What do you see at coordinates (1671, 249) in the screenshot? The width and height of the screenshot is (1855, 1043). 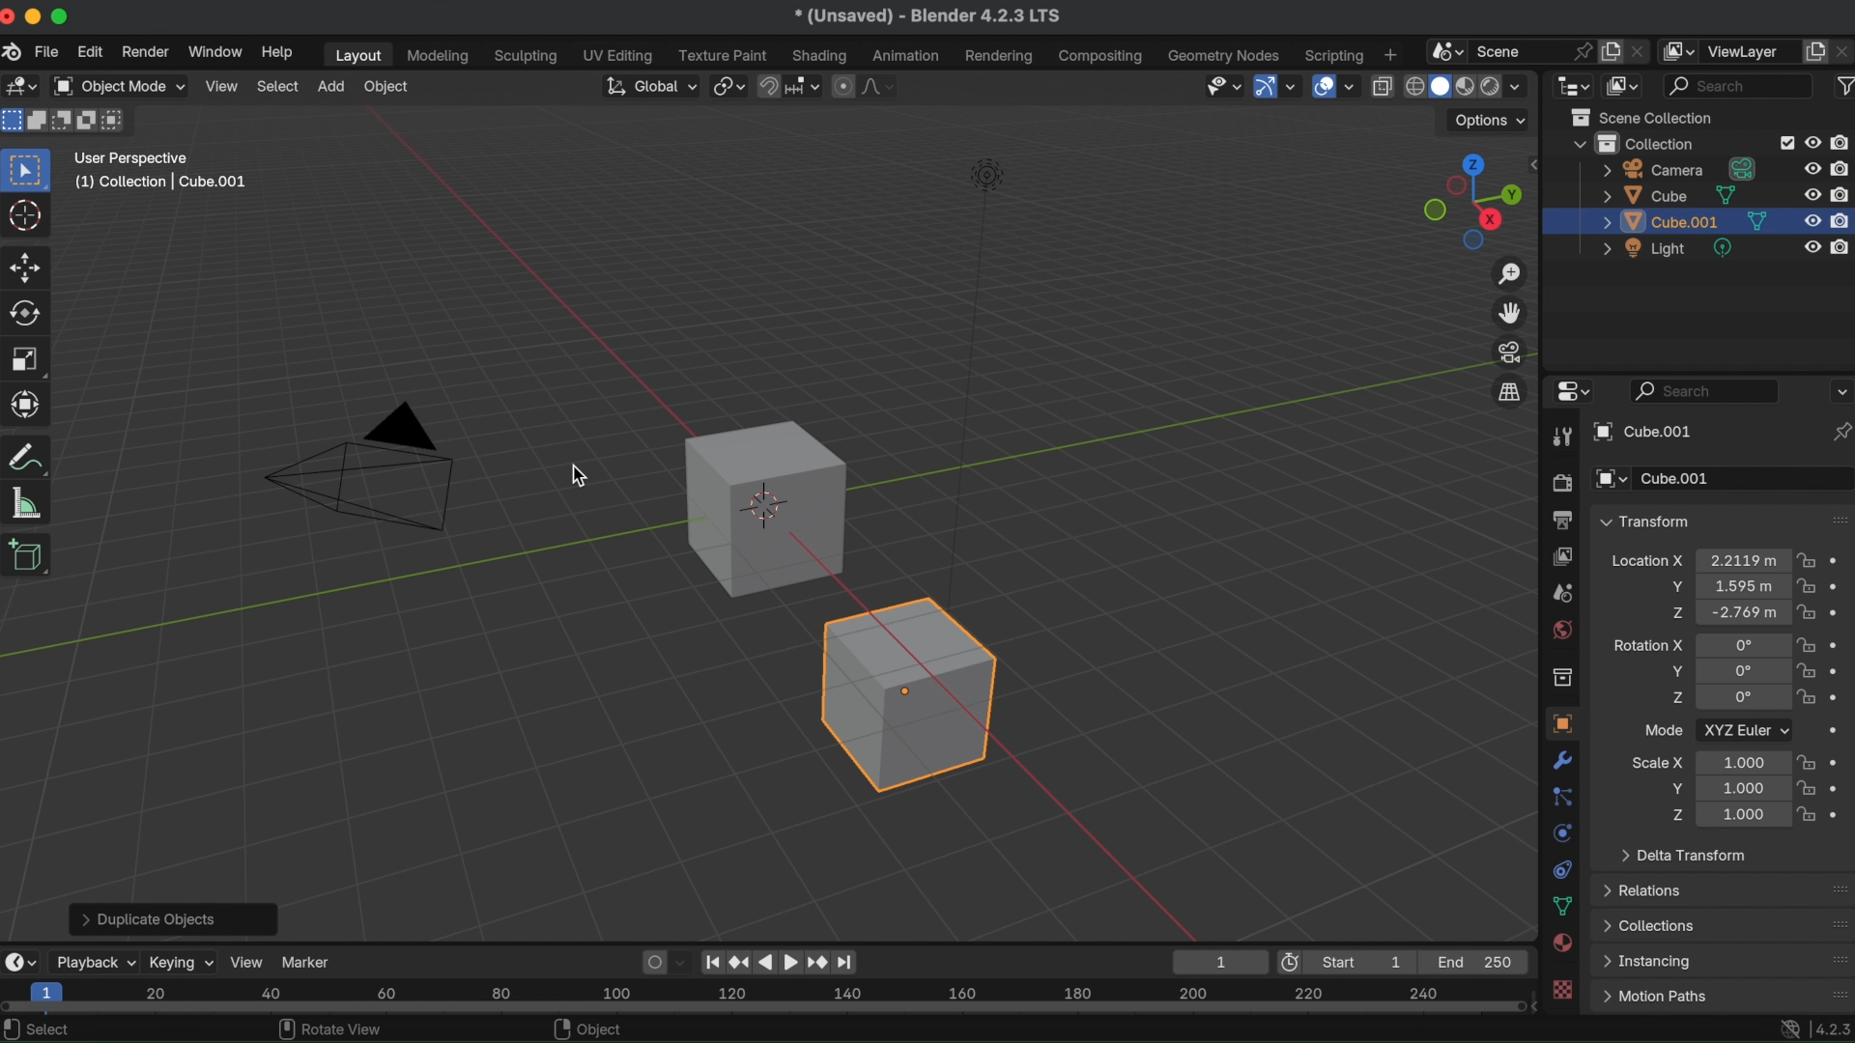 I see `light` at bounding box center [1671, 249].